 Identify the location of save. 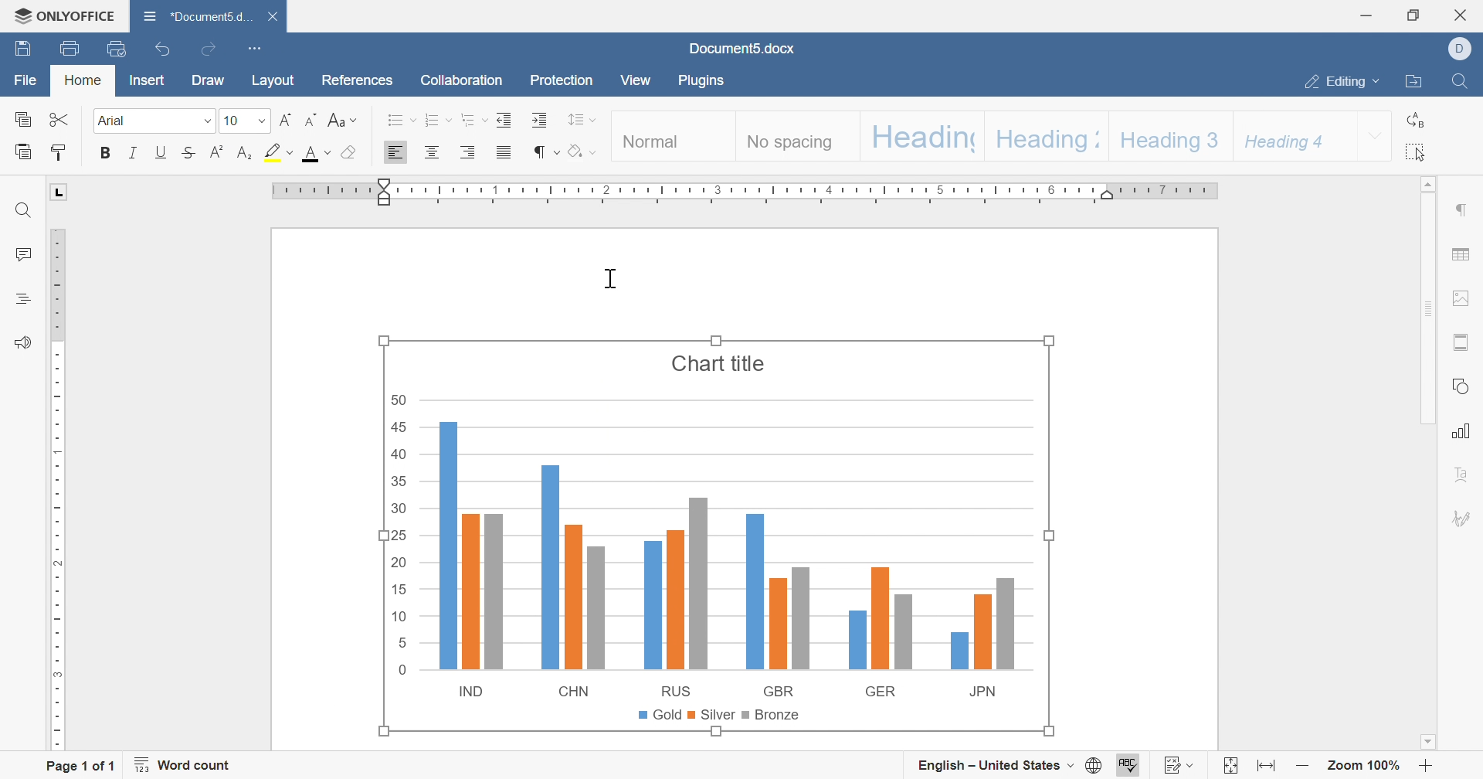
(23, 49).